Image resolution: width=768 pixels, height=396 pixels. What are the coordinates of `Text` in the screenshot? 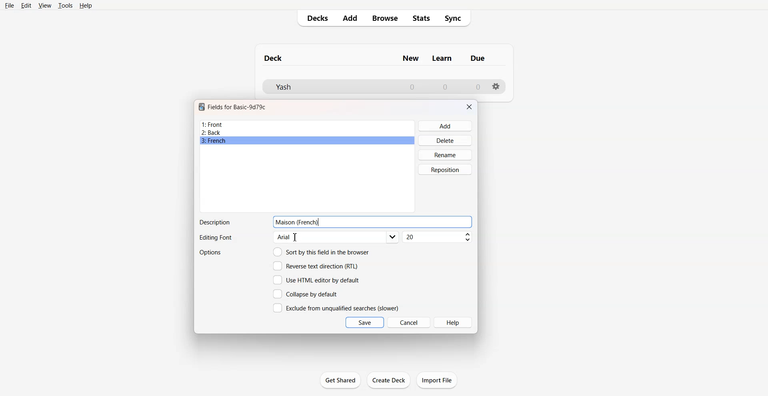 It's located at (214, 222).